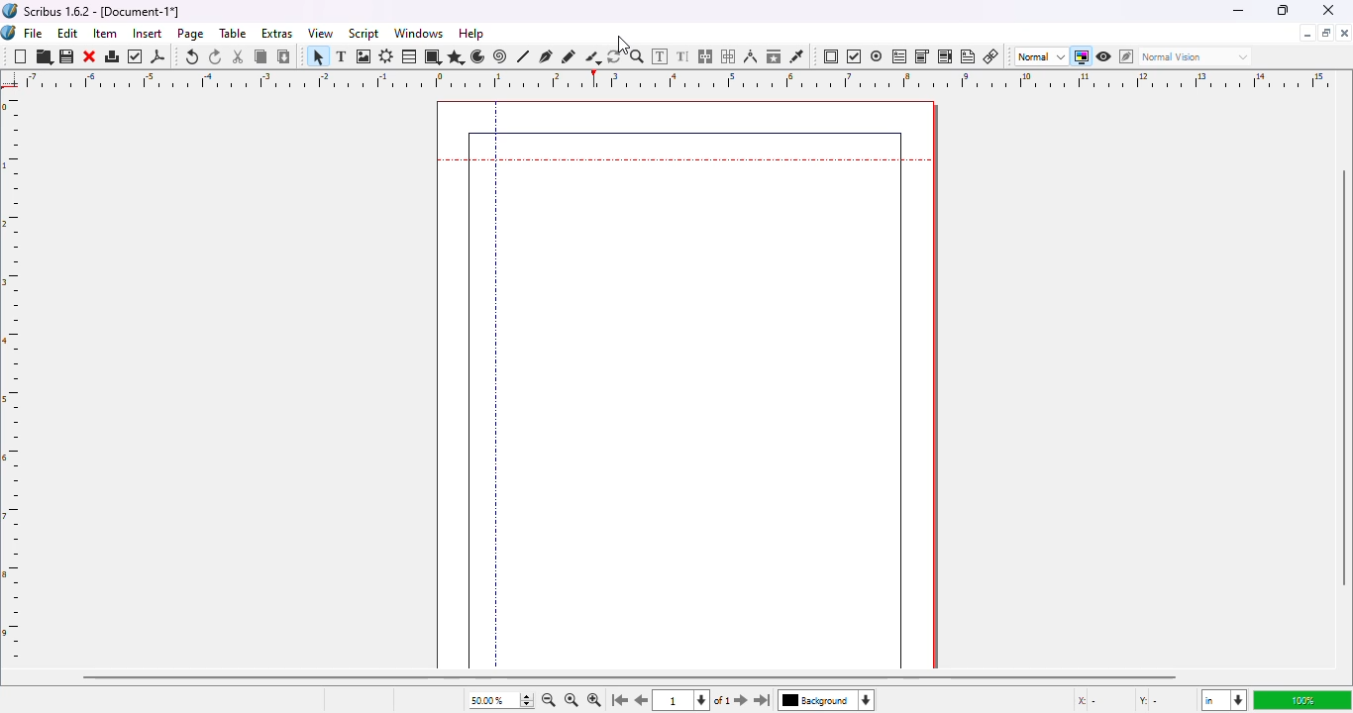 The width and height of the screenshot is (1353, 713). Describe the element at coordinates (436, 56) in the screenshot. I see `shape` at that location.